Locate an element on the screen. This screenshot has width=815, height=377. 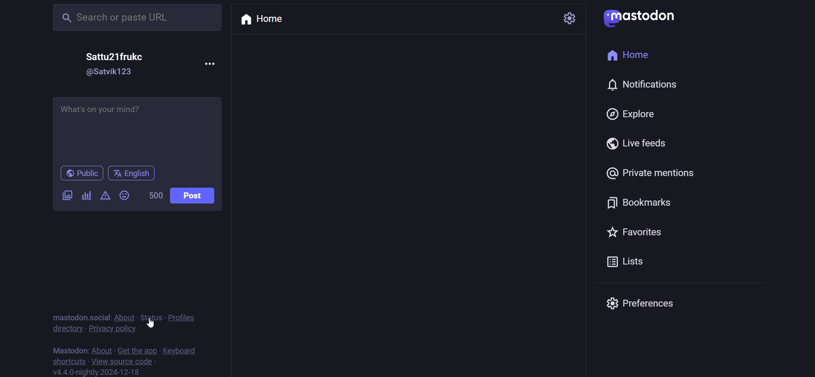
content warning is located at coordinates (103, 195).